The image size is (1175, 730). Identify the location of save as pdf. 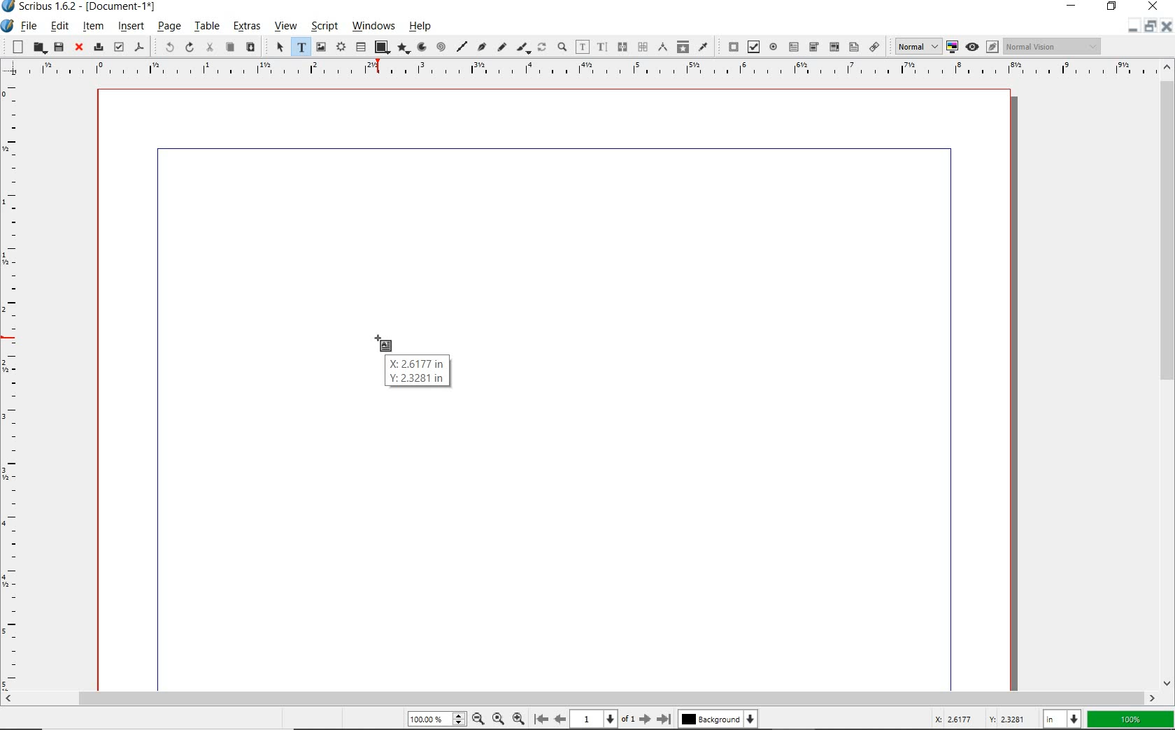
(139, 47).